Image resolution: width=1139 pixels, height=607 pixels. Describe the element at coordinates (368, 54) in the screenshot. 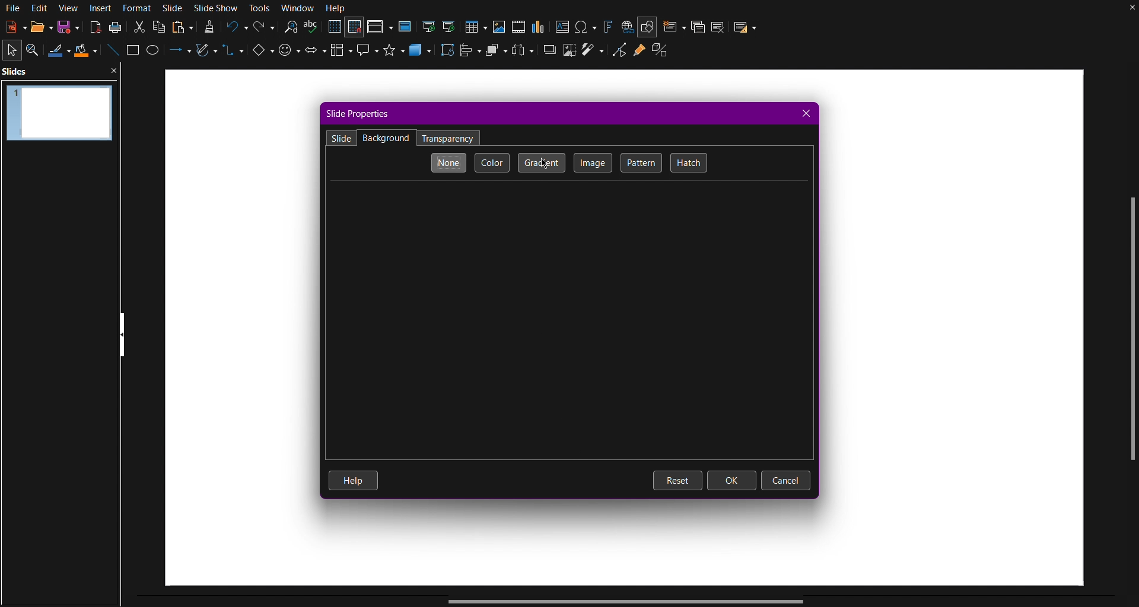

I see `Callout Shapes` at that location.